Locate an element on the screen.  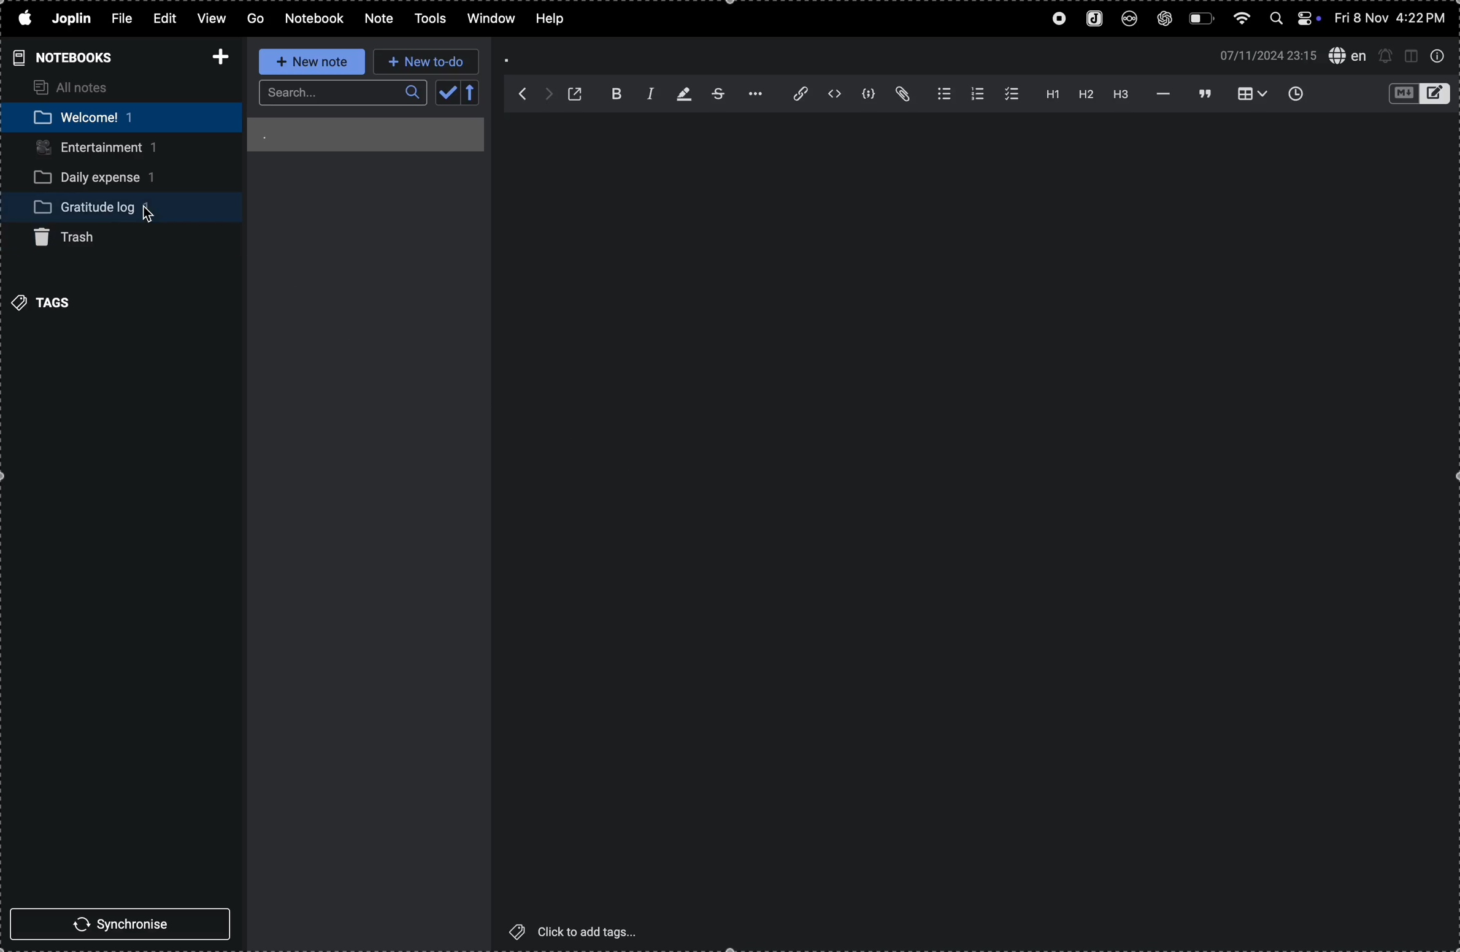
italic is located at coordinates (647, 93).